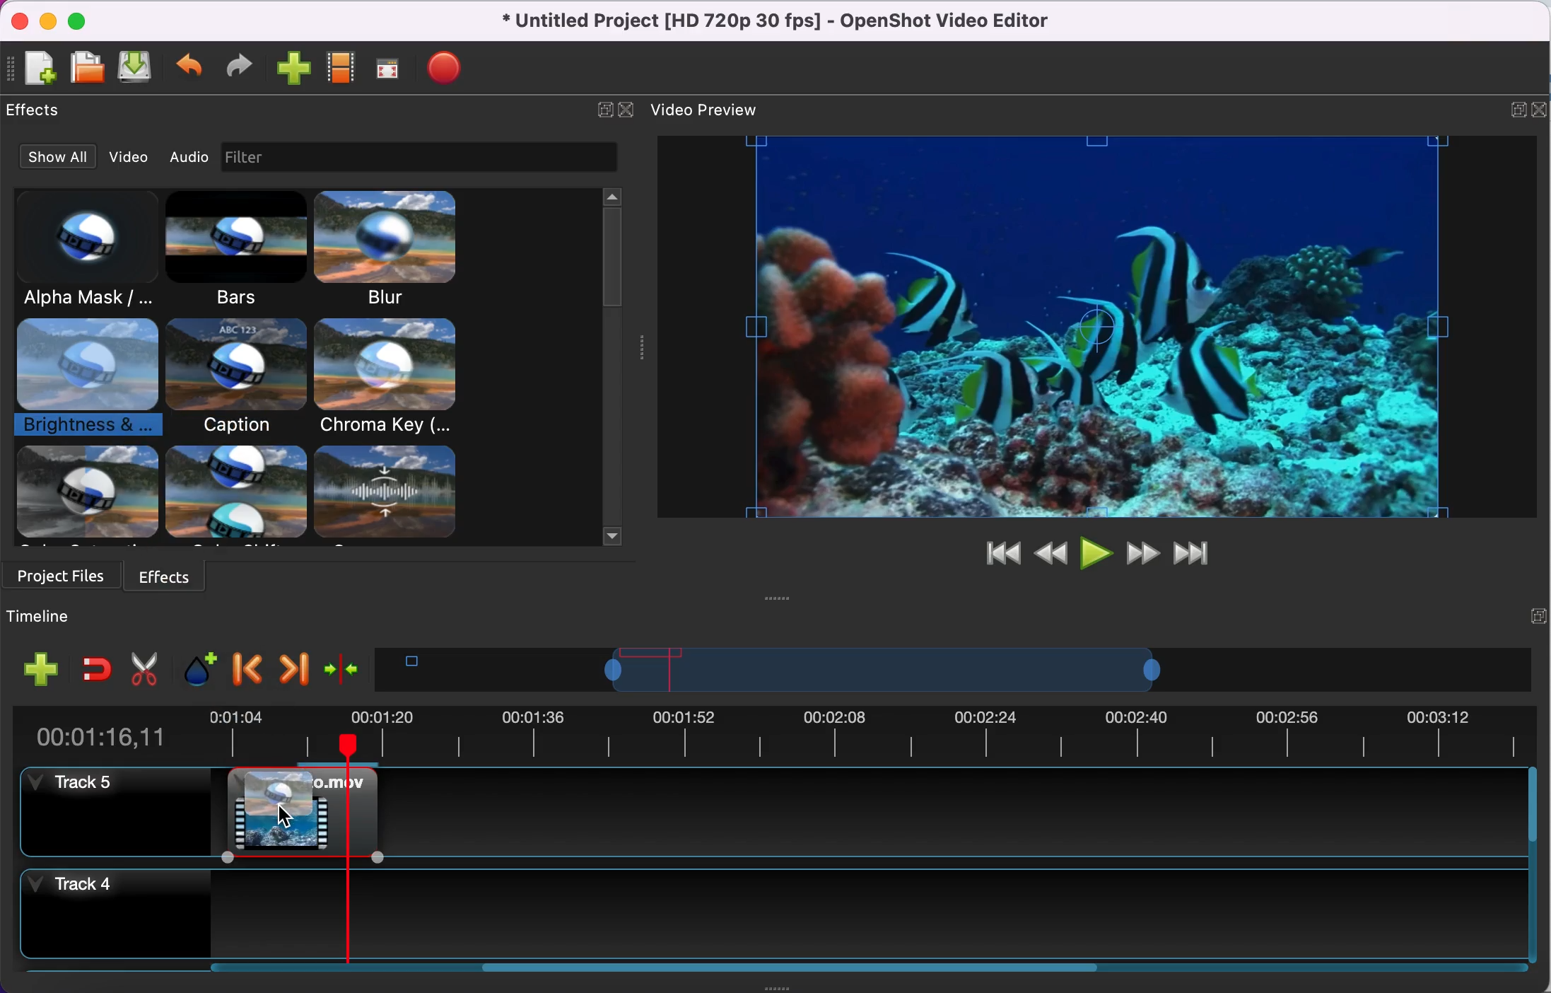 The height and width of the screenshot is (993, 1551). I want to click on play, so click(1096, 553).